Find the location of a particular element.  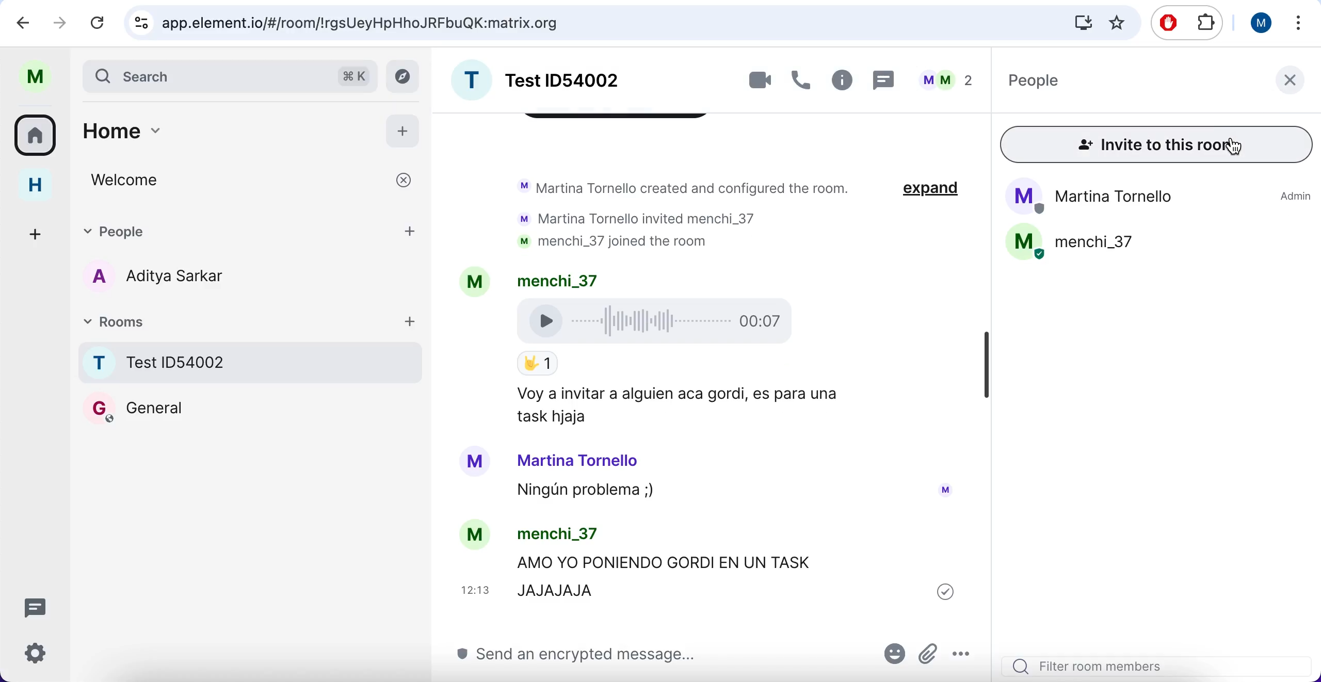

chat is located at coordinates (40, 606).